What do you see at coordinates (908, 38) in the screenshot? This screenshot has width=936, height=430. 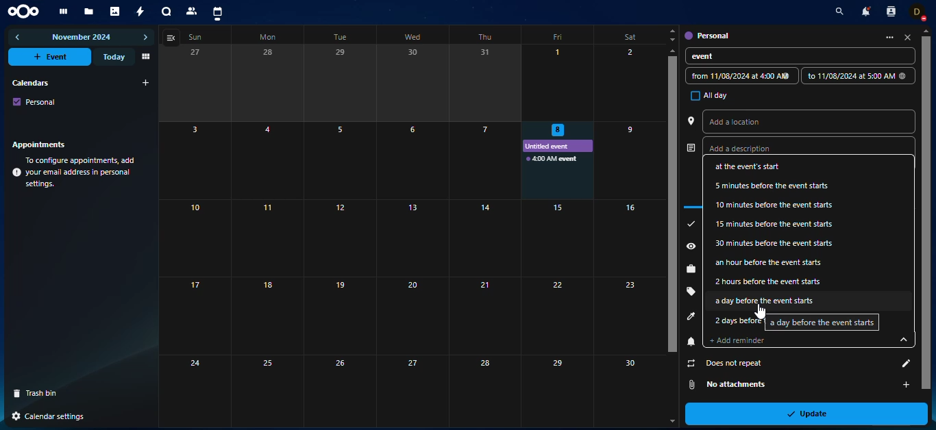 I see `close` at bounding box center [908, 38].